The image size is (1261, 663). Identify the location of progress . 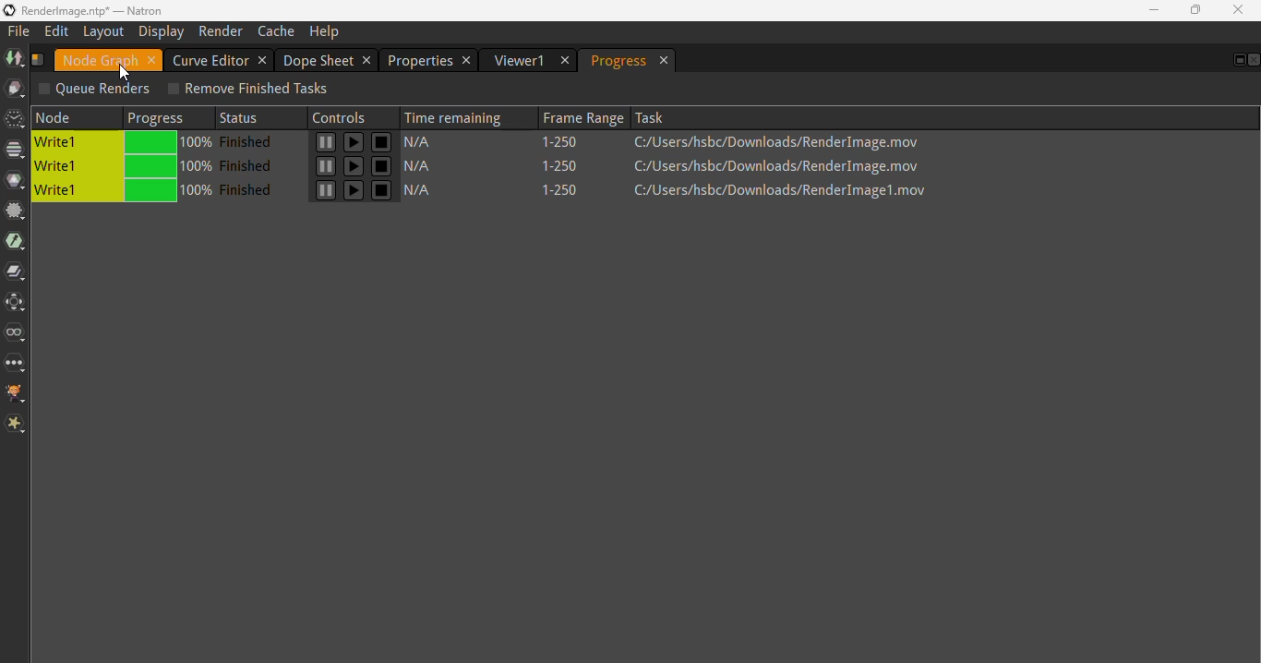
(167, 144).